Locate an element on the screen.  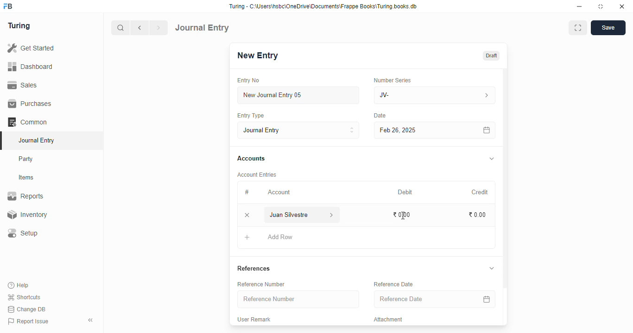
# is located at coordinates (247, 192).